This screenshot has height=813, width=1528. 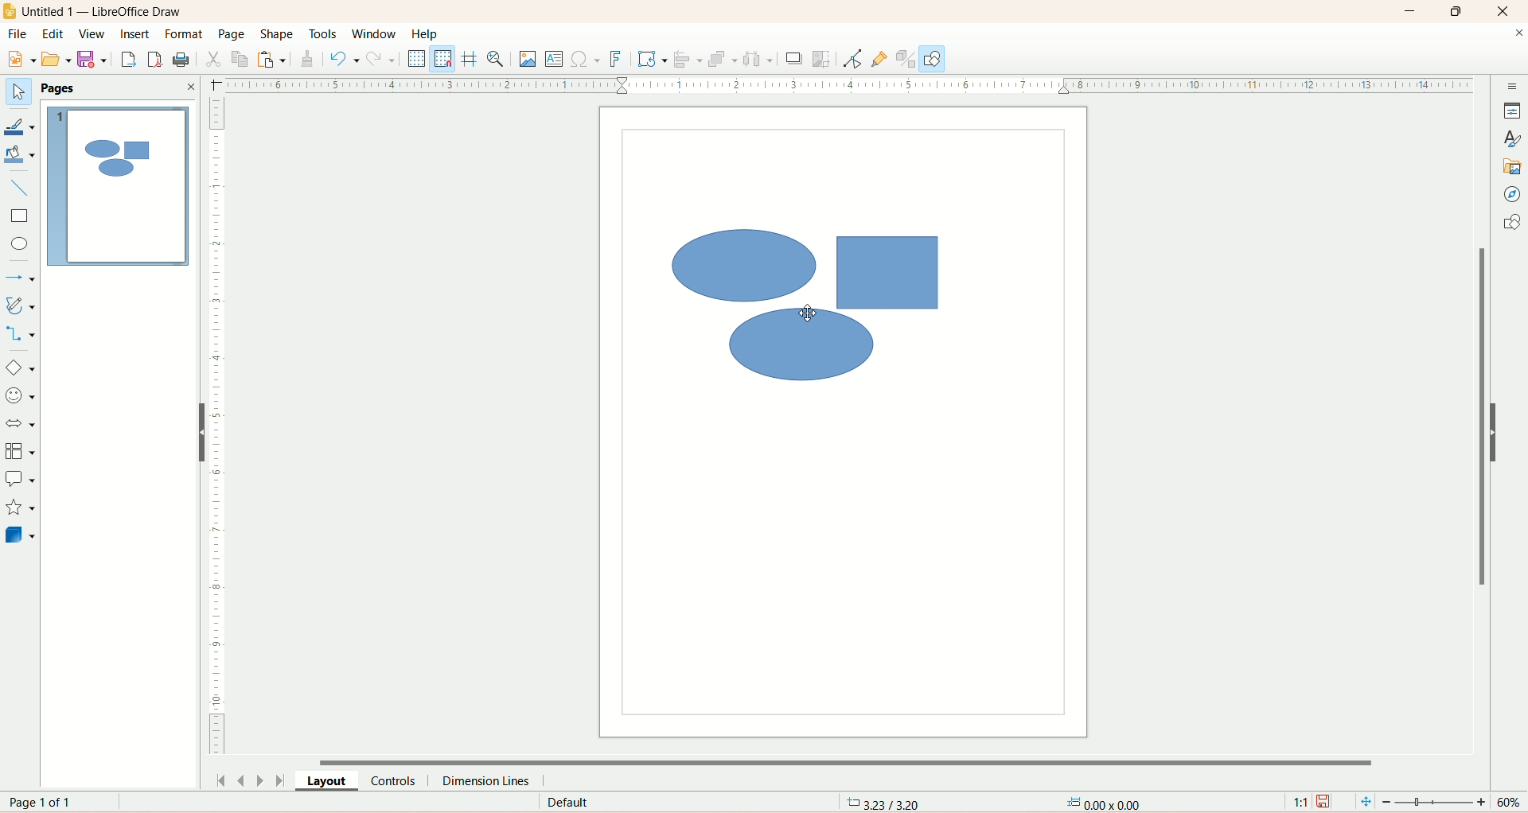 What do you see at coordinates (445, 60) in the screenshot?
I see `snap to grid` at bounding box center [445, 60].